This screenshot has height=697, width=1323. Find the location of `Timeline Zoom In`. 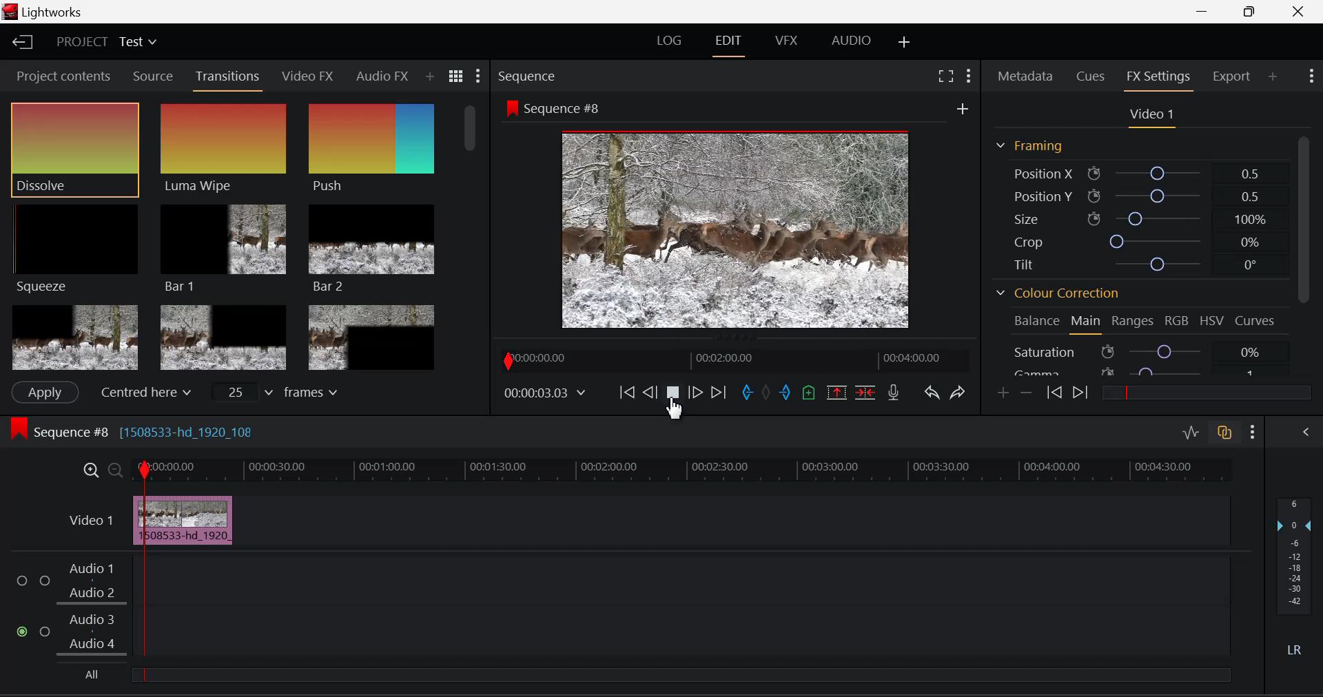

Timeline Zoom In is located at coordinates (91, 470).